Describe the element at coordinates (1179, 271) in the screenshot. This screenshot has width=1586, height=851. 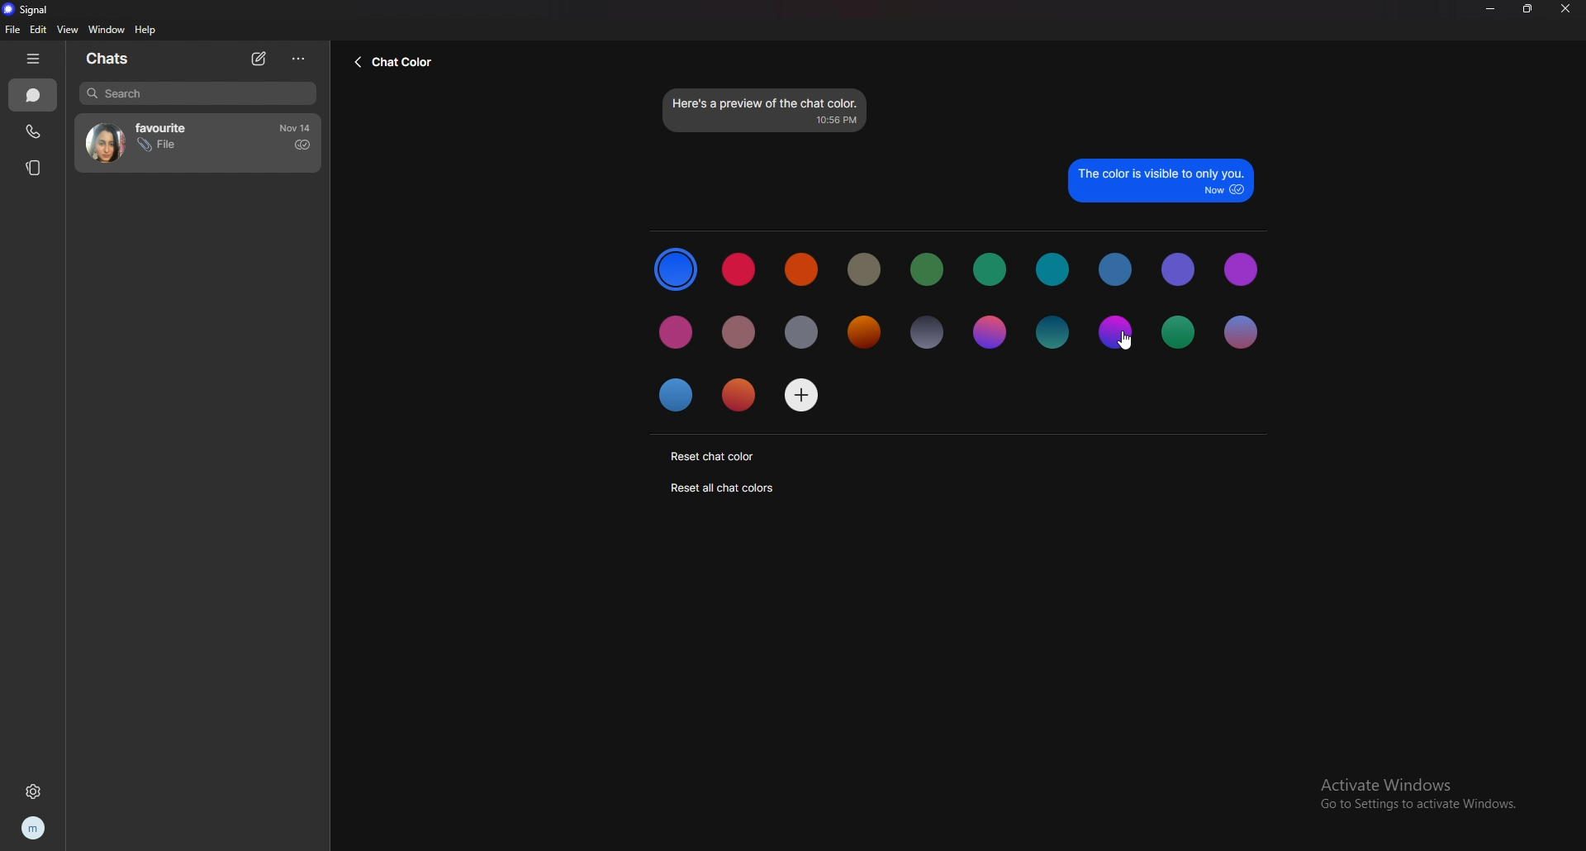
I see `color` at that location.